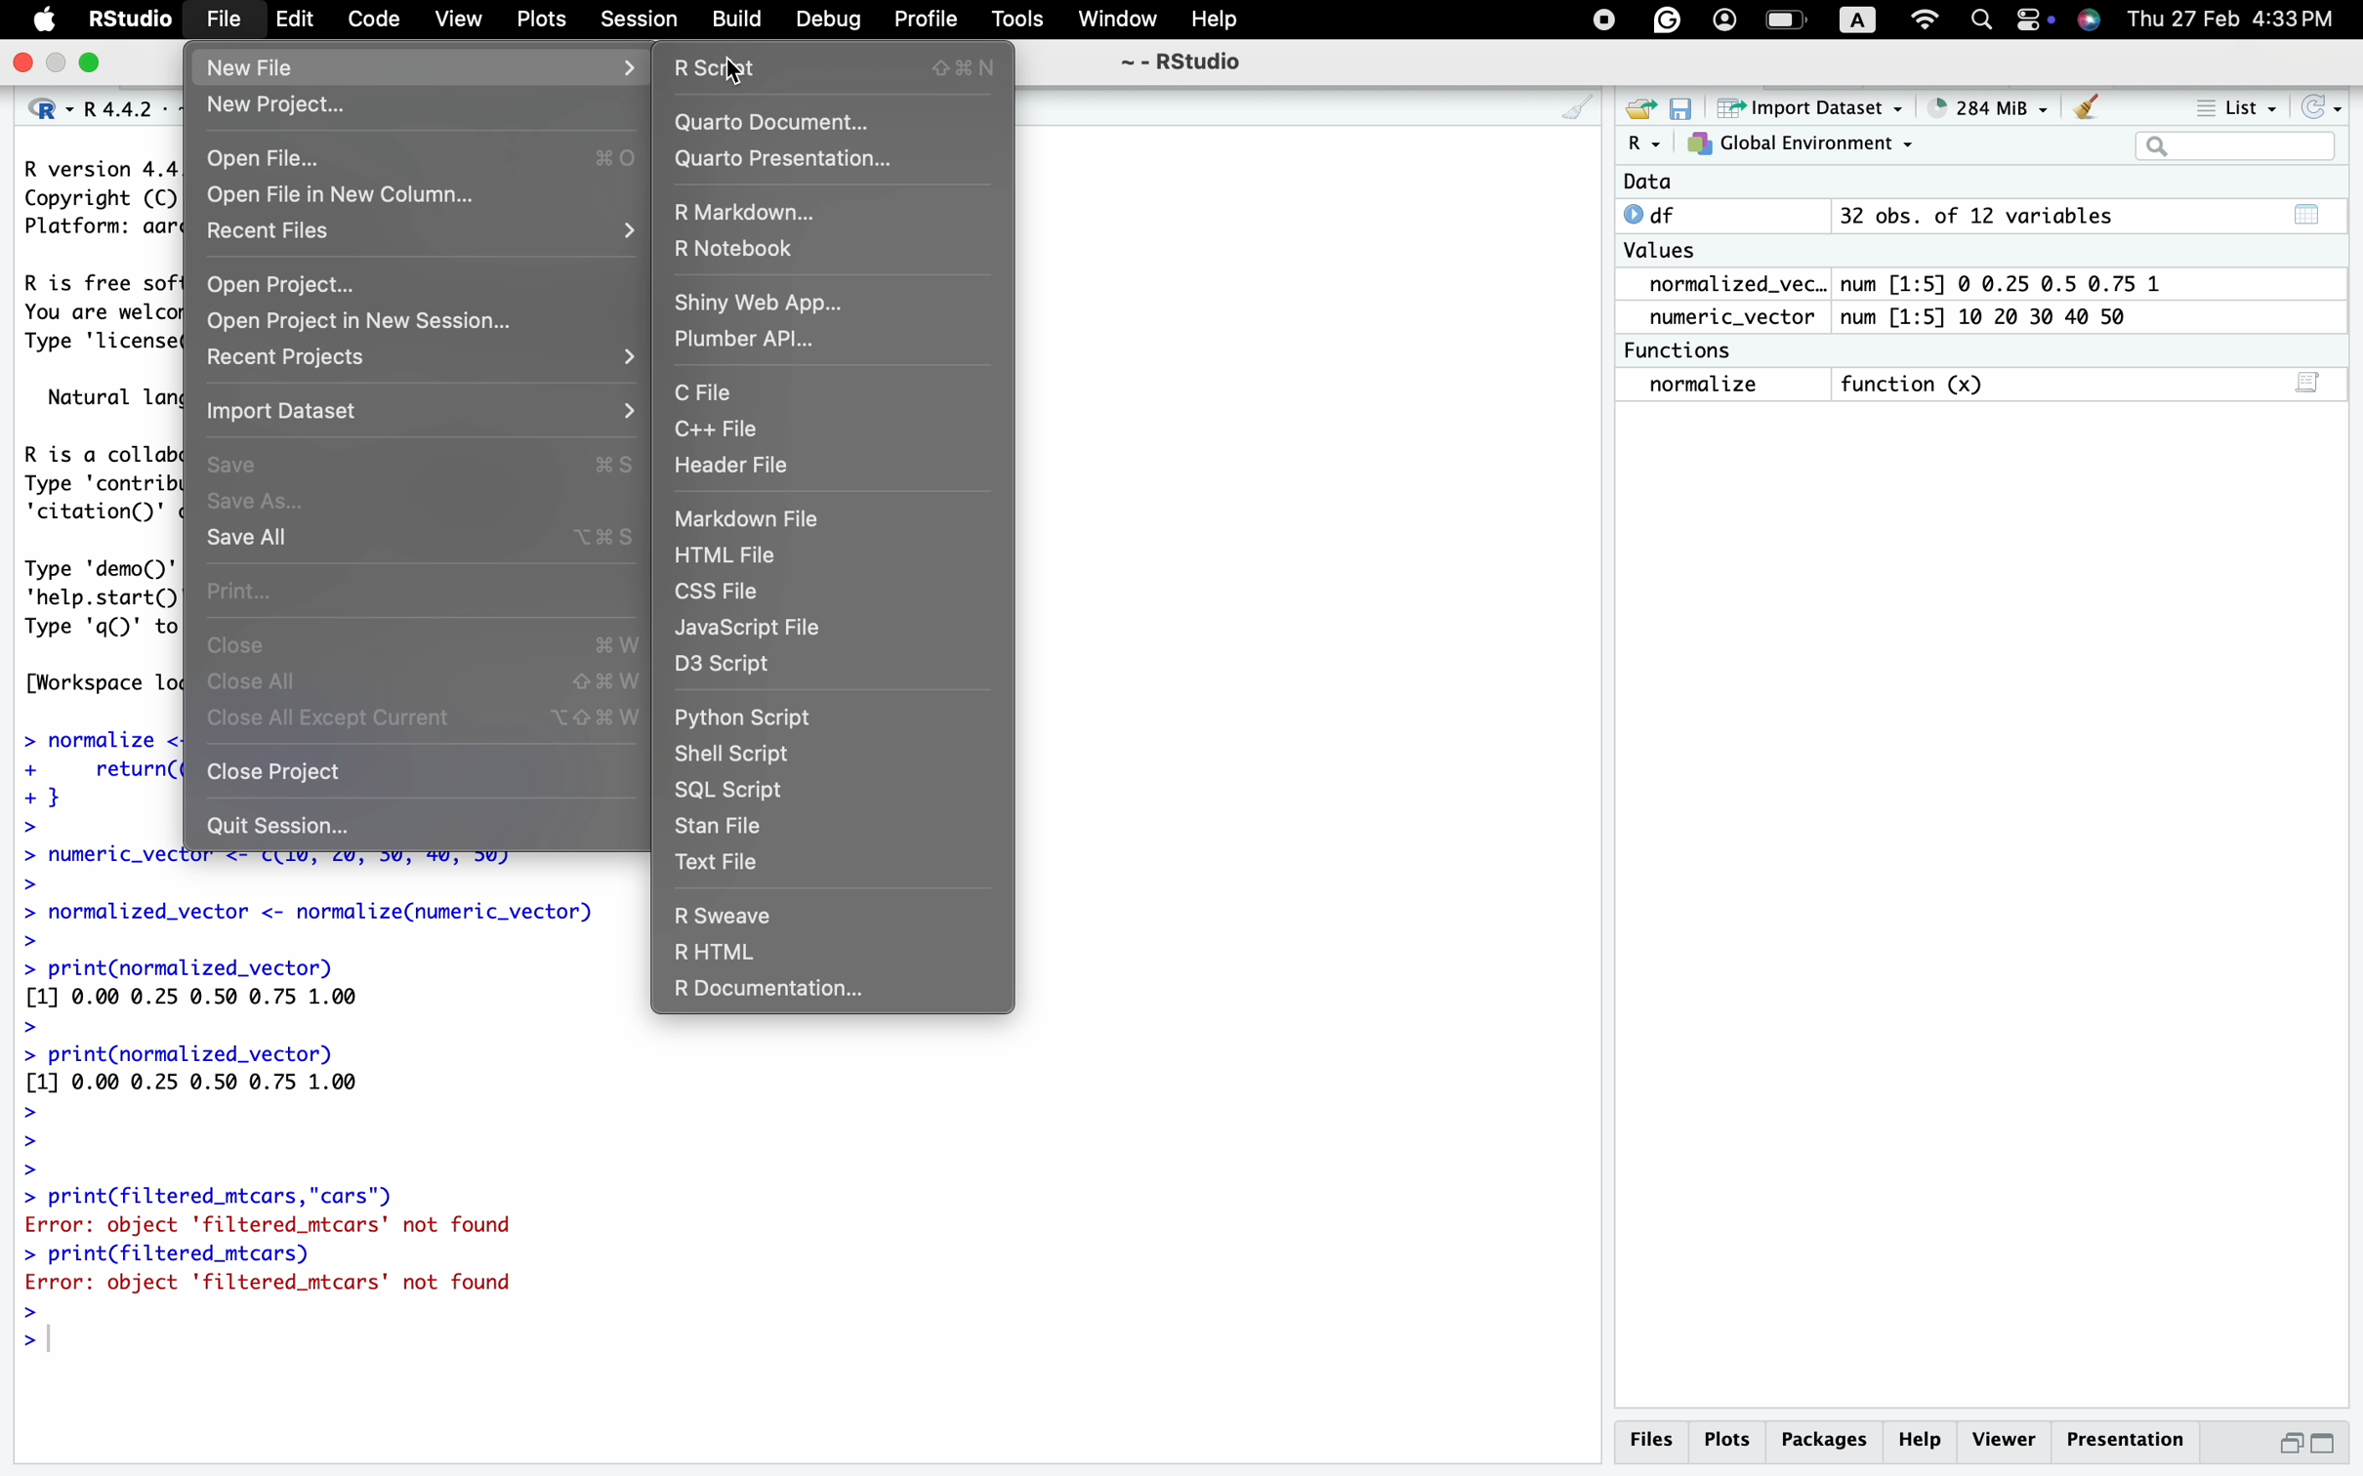 The image size is (2363, 1476). I want to click on Markdown File, so click(758, 520).